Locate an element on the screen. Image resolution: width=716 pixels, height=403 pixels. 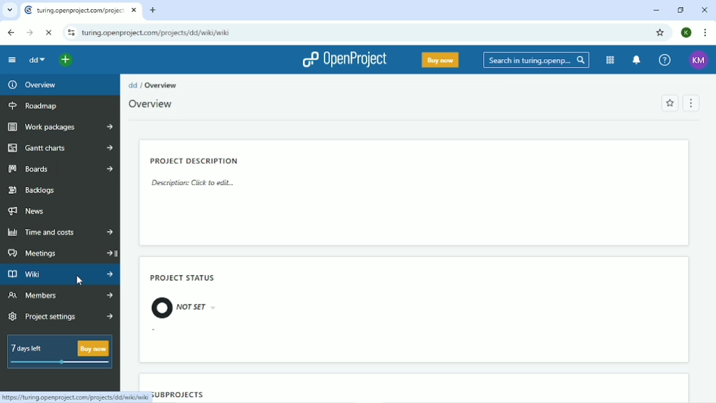
buy now  is located at coordinates (93, 349).